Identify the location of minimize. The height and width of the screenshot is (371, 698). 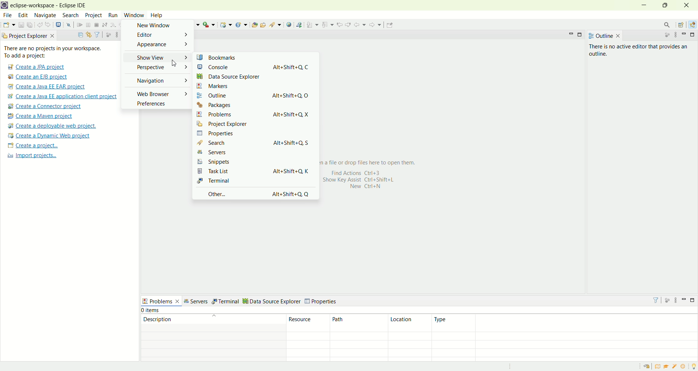
(643, 5).